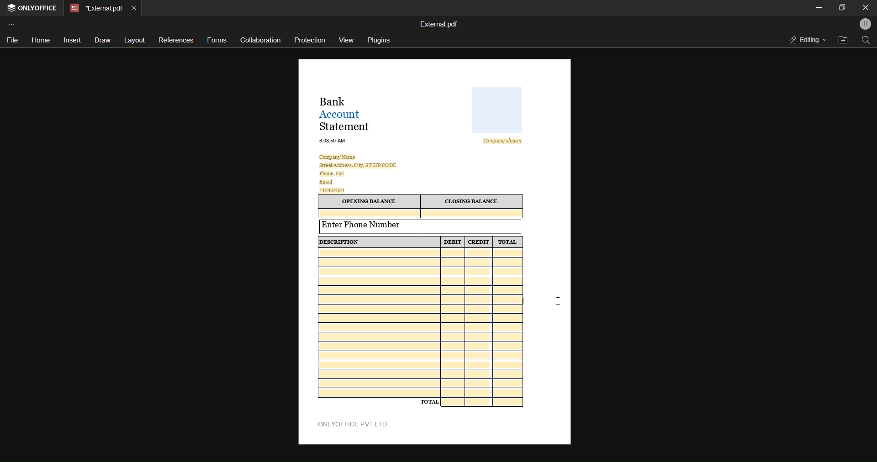 This screenshot has width=877, height=462. I want to click on editing, so click(805, 39).